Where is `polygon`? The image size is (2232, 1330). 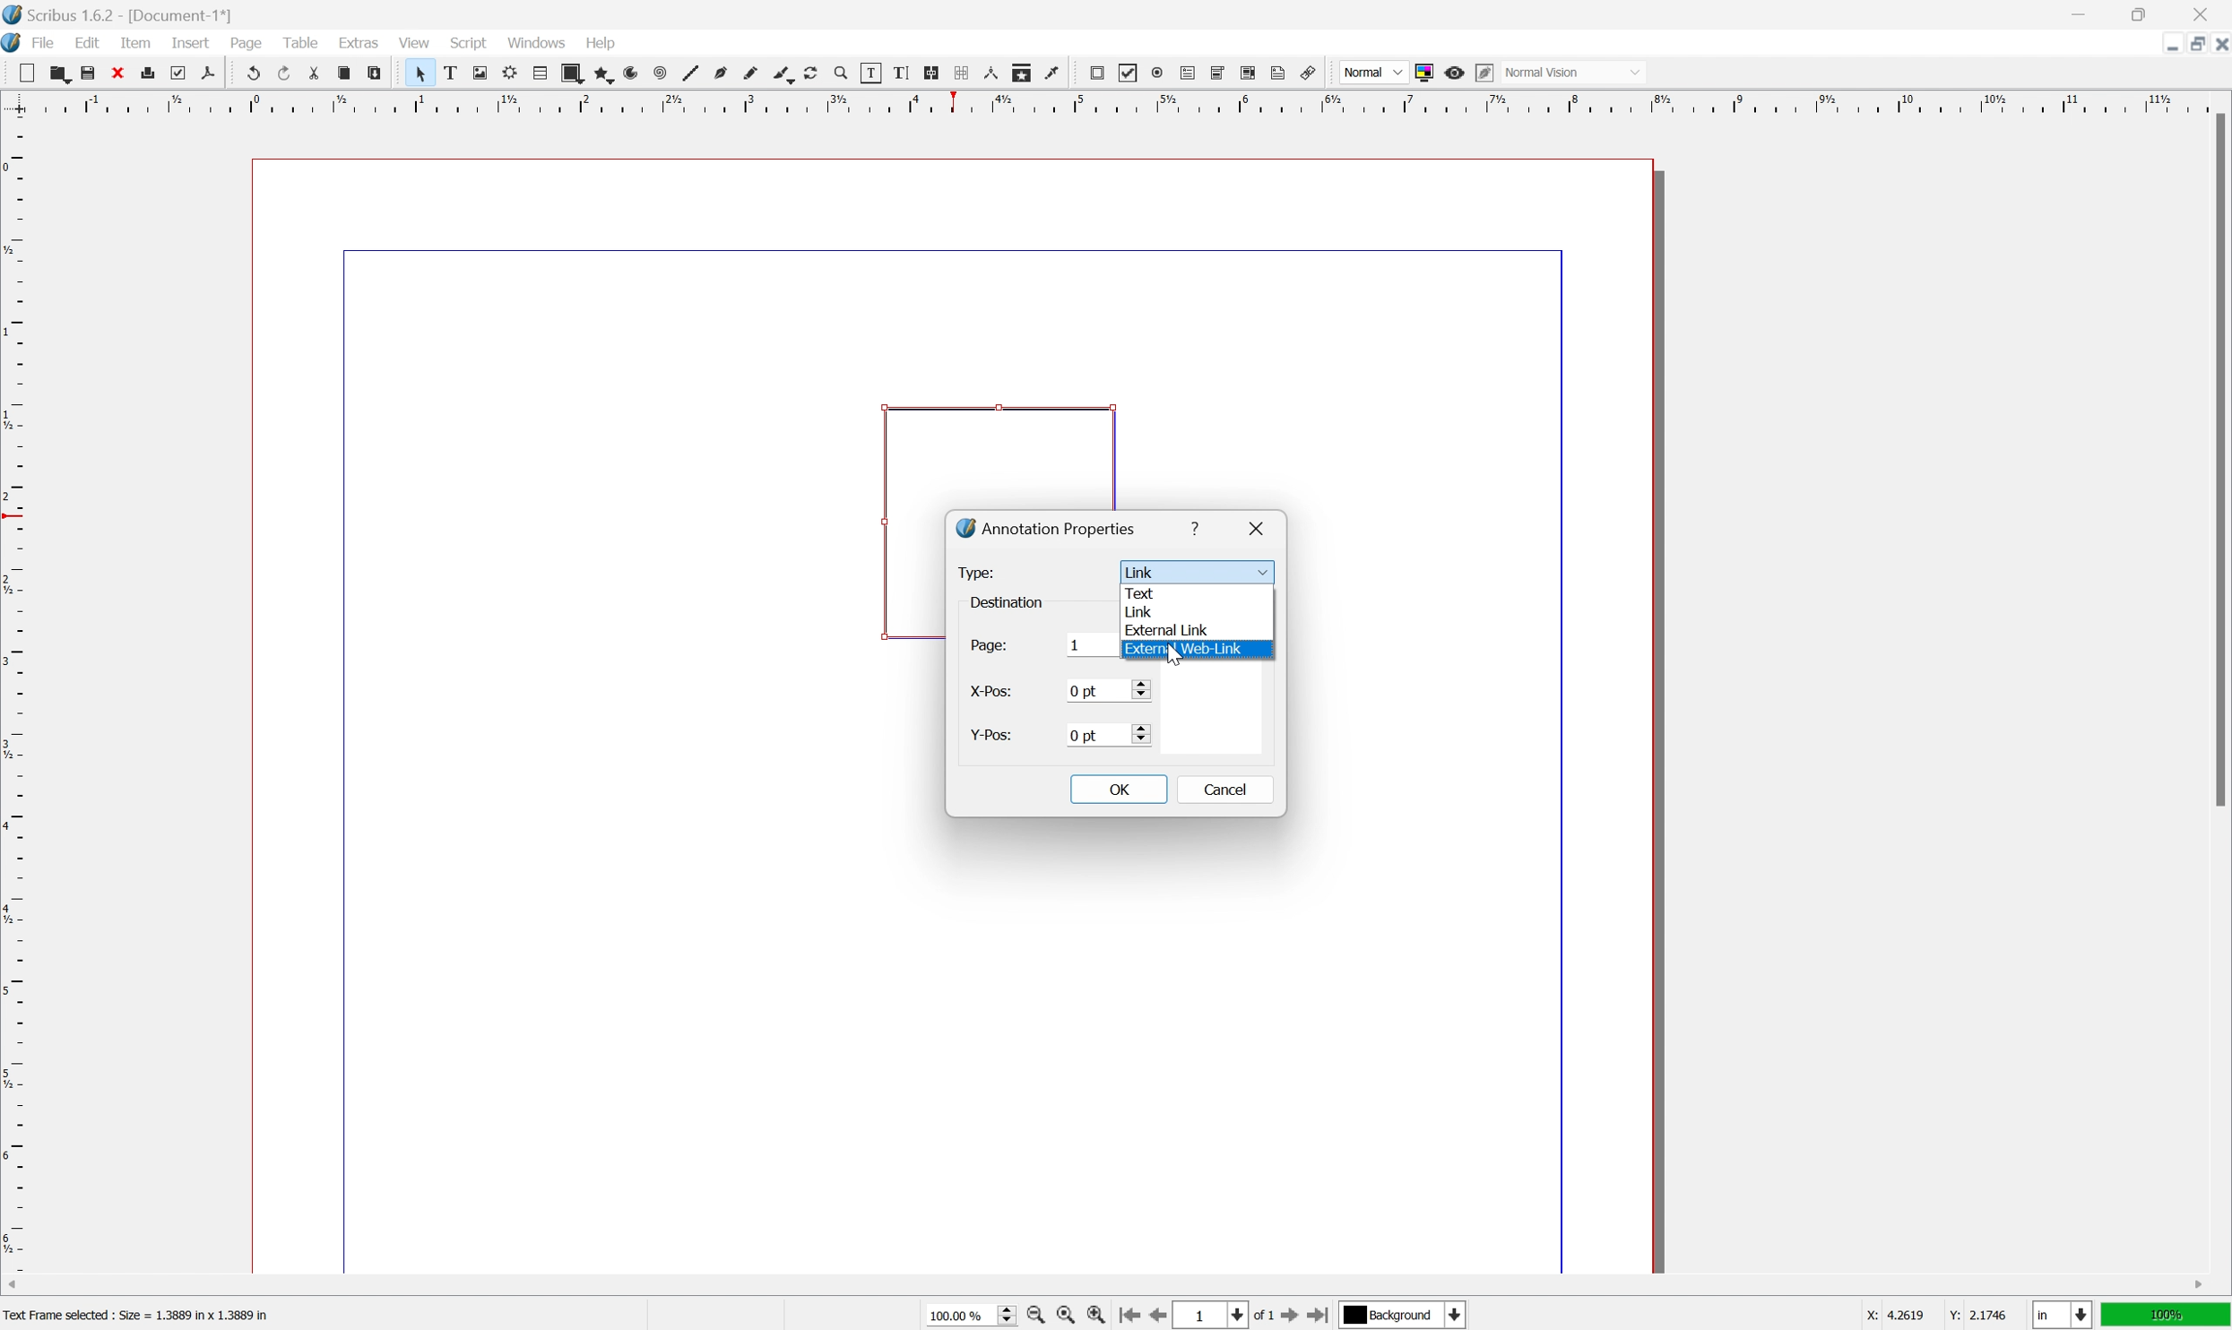 polygon is located at coordinates (601, 73).